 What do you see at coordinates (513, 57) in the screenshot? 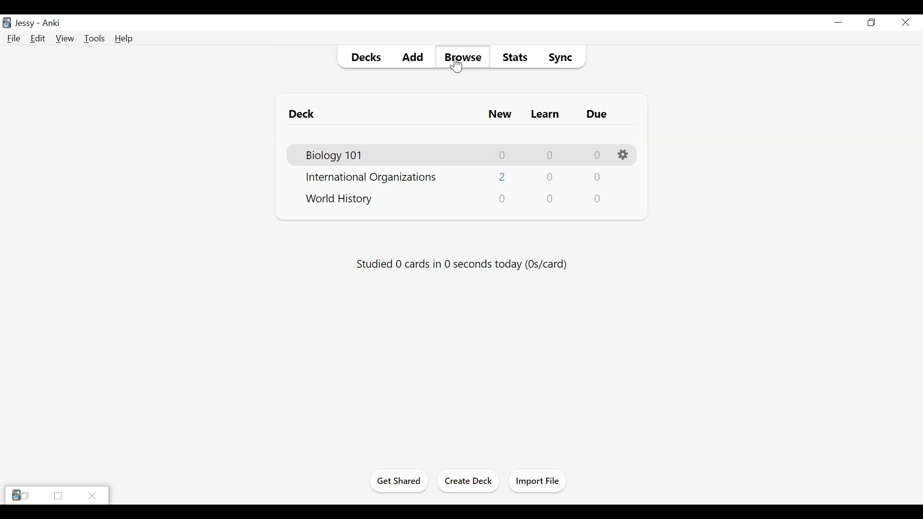
I see `Stats` at bounding box center [513, 57].